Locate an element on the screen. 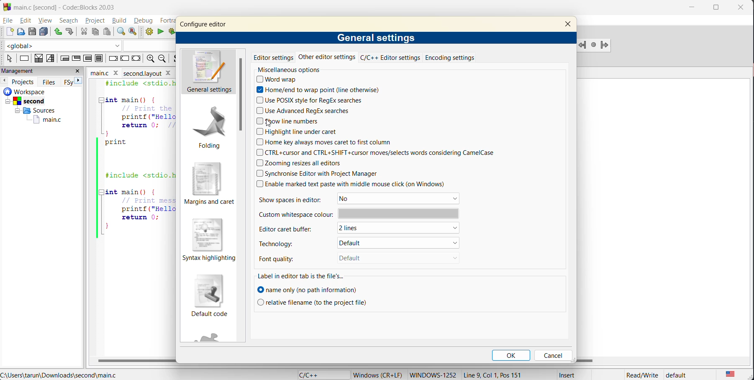 Image resolution: width=754 pixels, height=380 pixels. horizontal scroll bar is located at coordinates (137, 359).